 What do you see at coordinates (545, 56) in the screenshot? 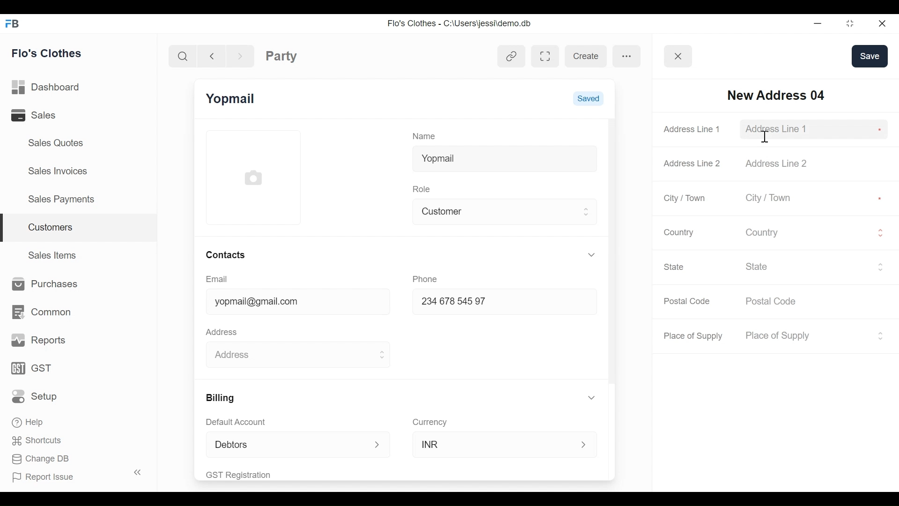
I see `Toggle between form and full width view` at bounding box center [545, 56].